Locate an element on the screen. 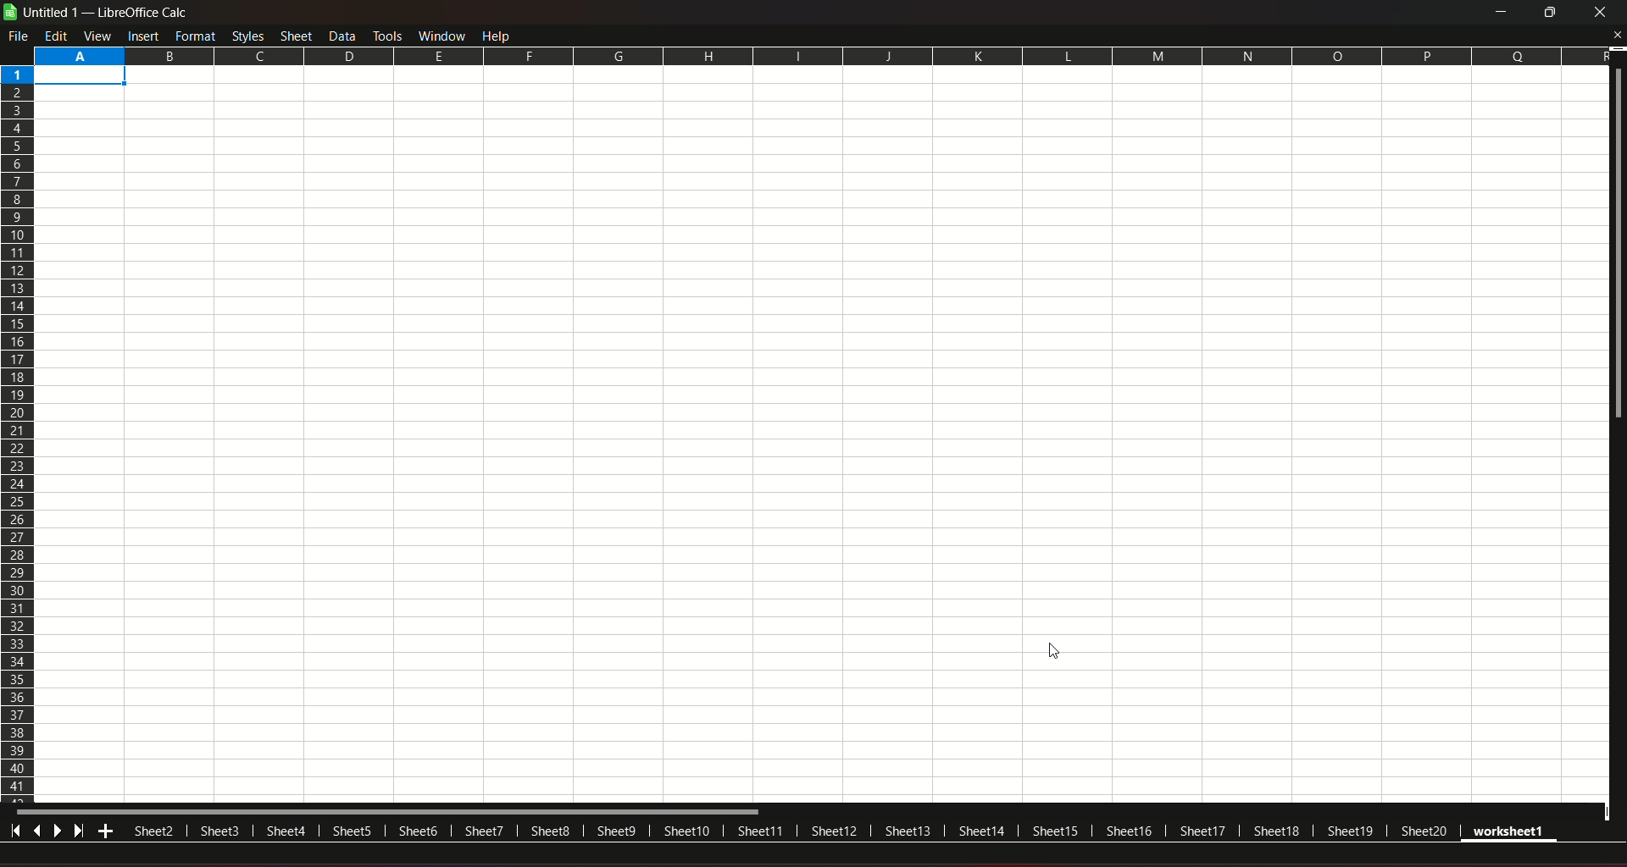 The height and width of the screenshot is (867, 1627). previous sheet is located at coordinates (39, 832).